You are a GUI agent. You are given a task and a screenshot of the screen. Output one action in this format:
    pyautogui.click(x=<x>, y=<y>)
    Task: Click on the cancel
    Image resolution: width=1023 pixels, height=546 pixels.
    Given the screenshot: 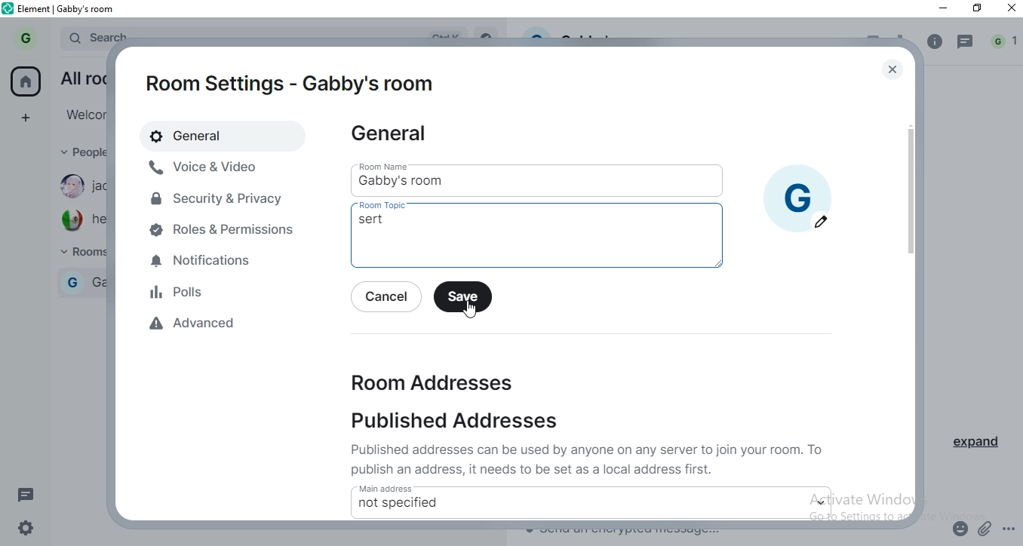 What is the action you would take?
    pyautogui.click(x=389, y=296)
    